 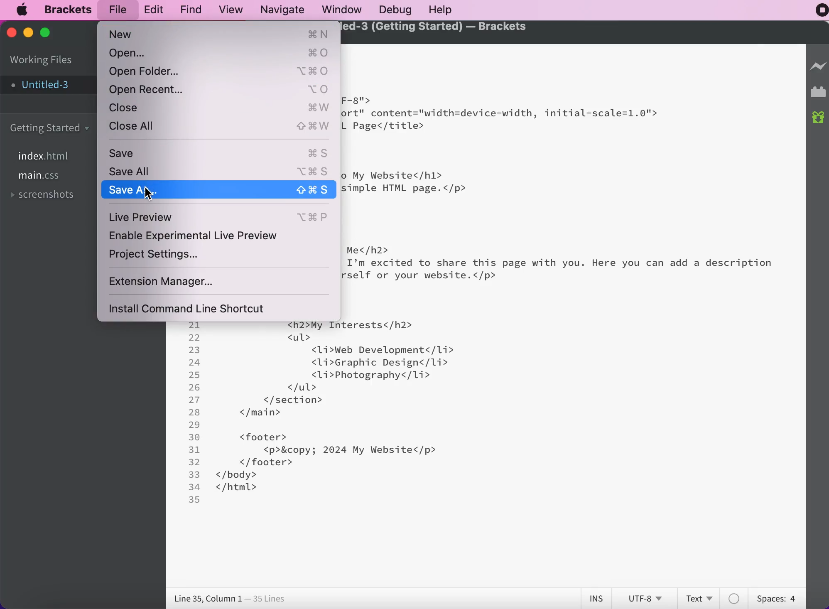 What do you see at coordinates (400, 10) in the screenshot?
I see `debug` at bounding box center [400, 10].